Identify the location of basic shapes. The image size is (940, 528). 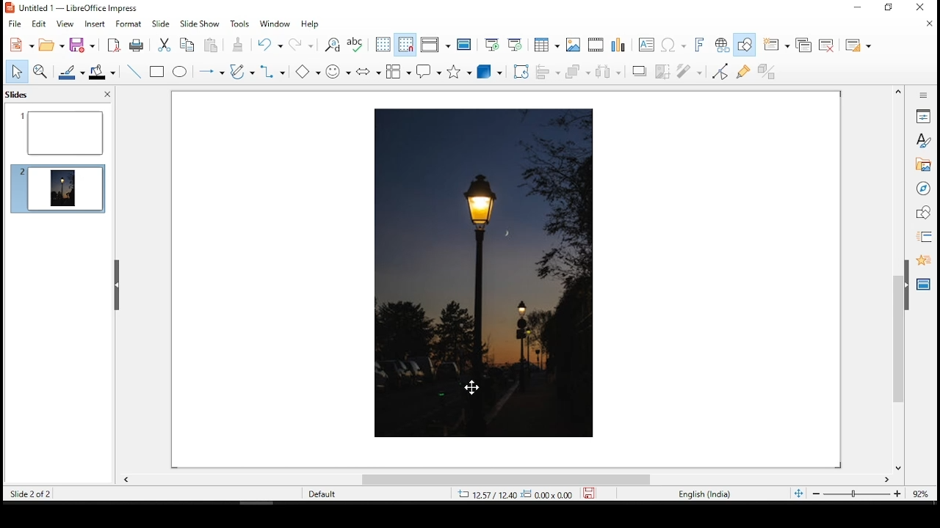
(306, 71).